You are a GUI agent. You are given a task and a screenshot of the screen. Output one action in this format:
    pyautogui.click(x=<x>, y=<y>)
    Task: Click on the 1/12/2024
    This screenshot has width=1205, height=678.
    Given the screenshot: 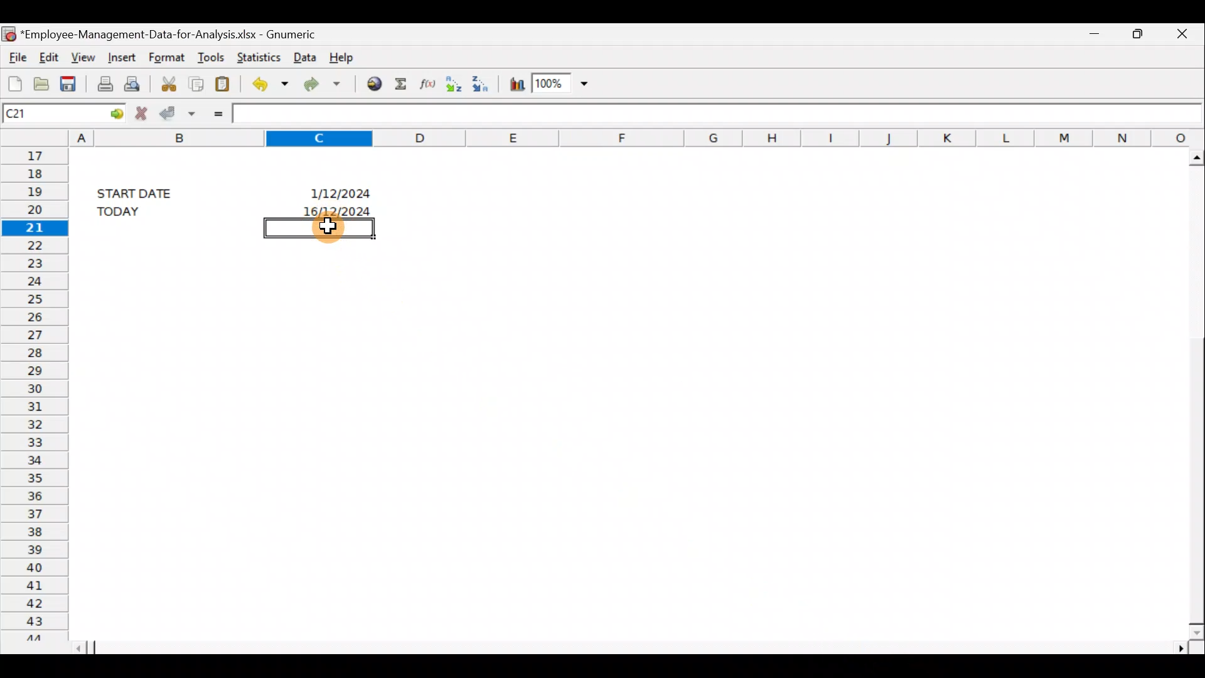 What is the action you would take?
    pyautogui.click(x=343, y=191)
    